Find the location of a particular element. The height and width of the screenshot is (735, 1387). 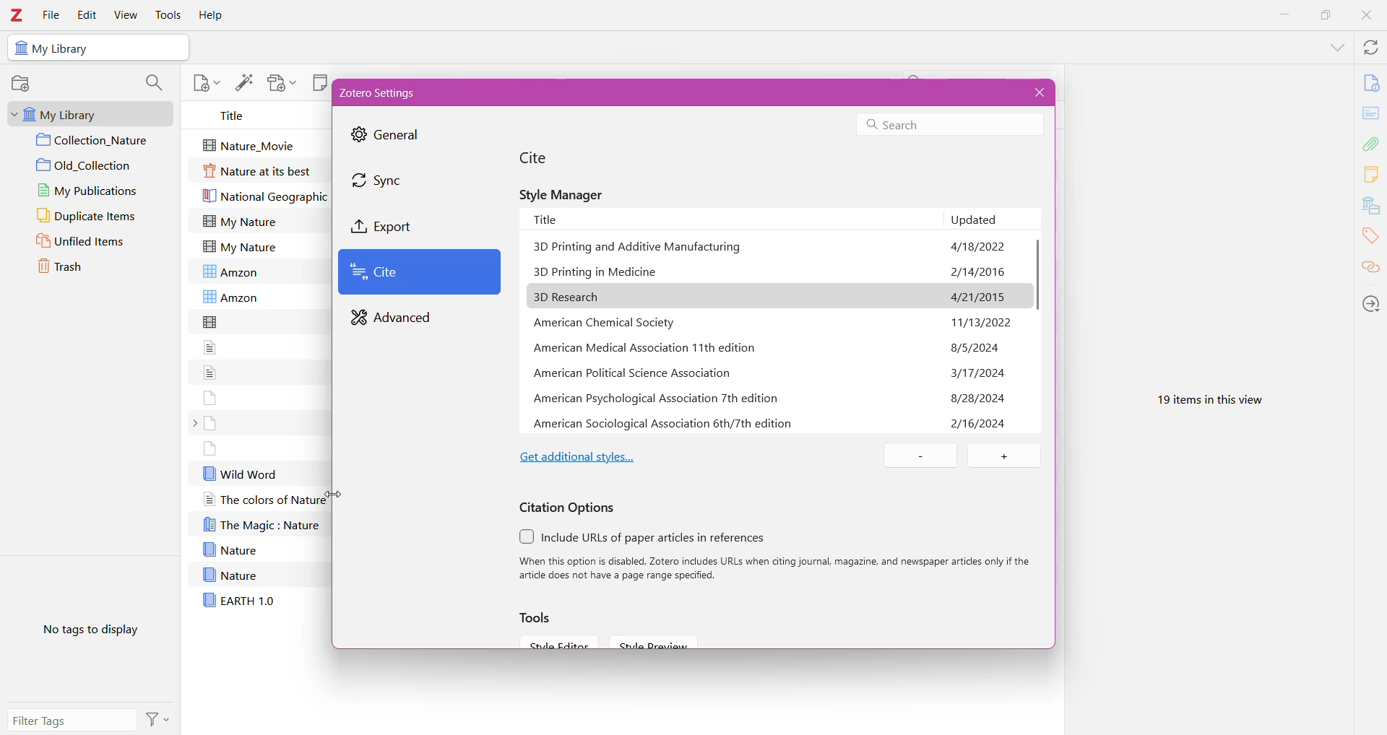

My Library is located at coordinates (65, 49).